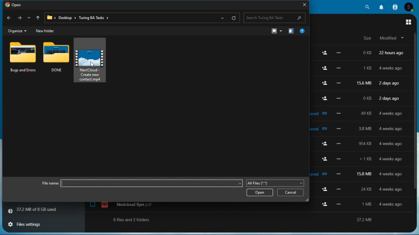 This screenshot has width=419, height=235. I want to click on more options, so click(339, 190).